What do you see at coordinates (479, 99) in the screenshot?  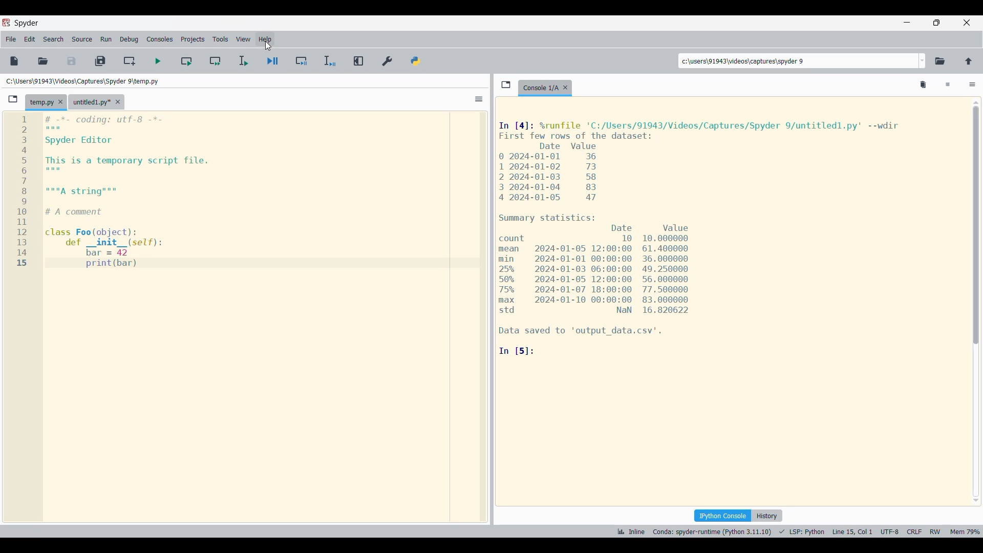 I see `Options` at bounding box center [479, 99].